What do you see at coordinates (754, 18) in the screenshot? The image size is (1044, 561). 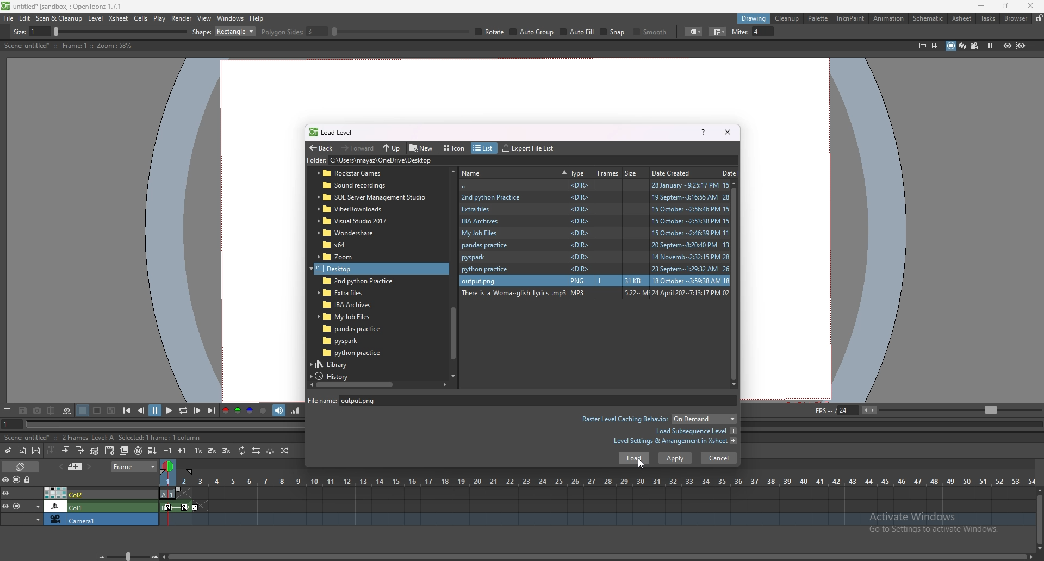 I see `drawing` at bounding box center [754, 18].